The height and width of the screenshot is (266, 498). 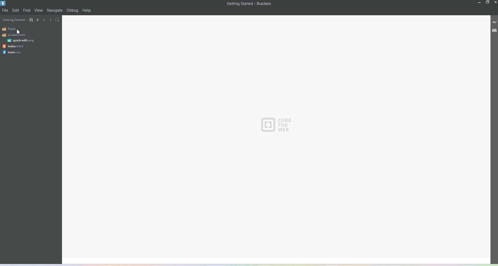 What do you see at coordinates (20, 31) in the screenshot?
I see `Cursor` at bounding box center [20, 31].